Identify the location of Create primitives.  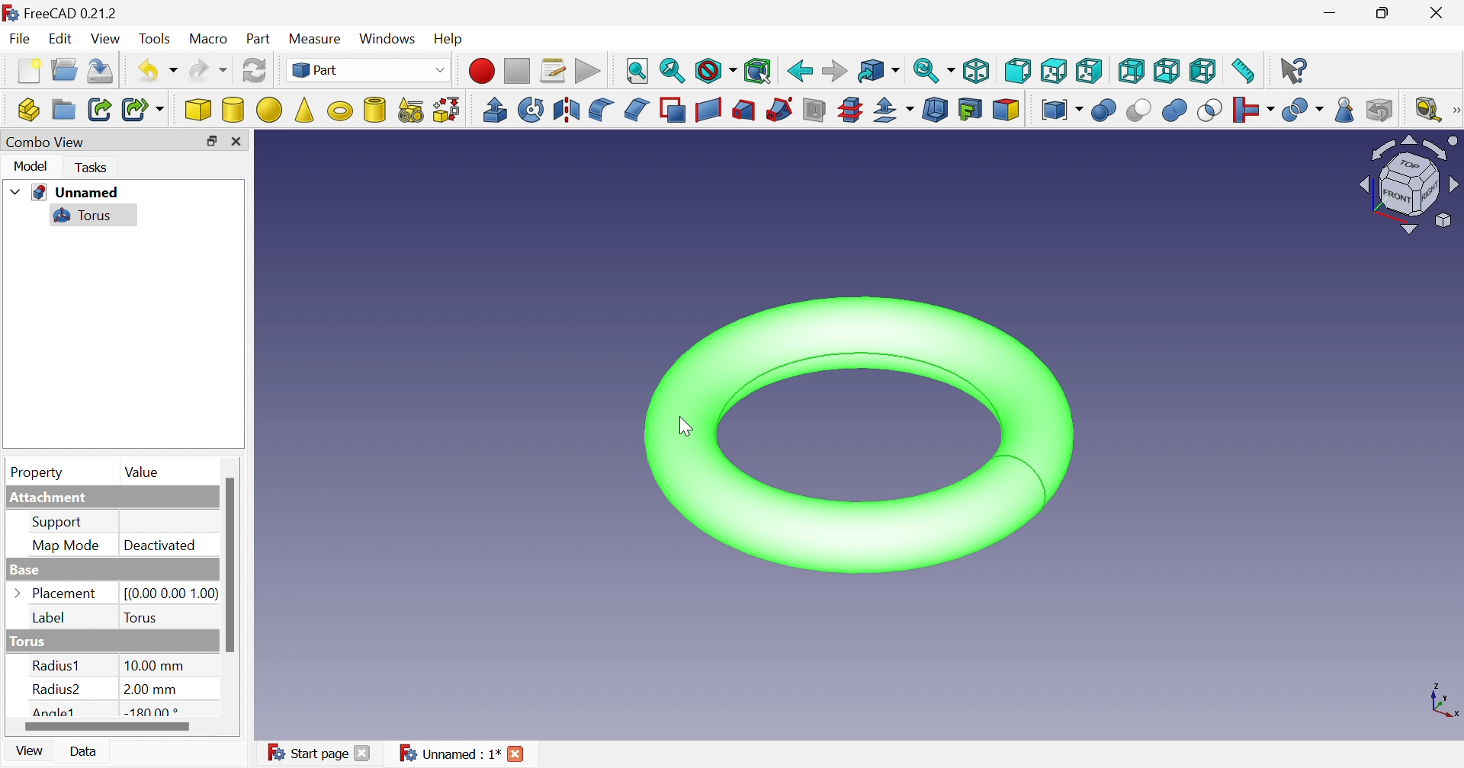
(413, 110).